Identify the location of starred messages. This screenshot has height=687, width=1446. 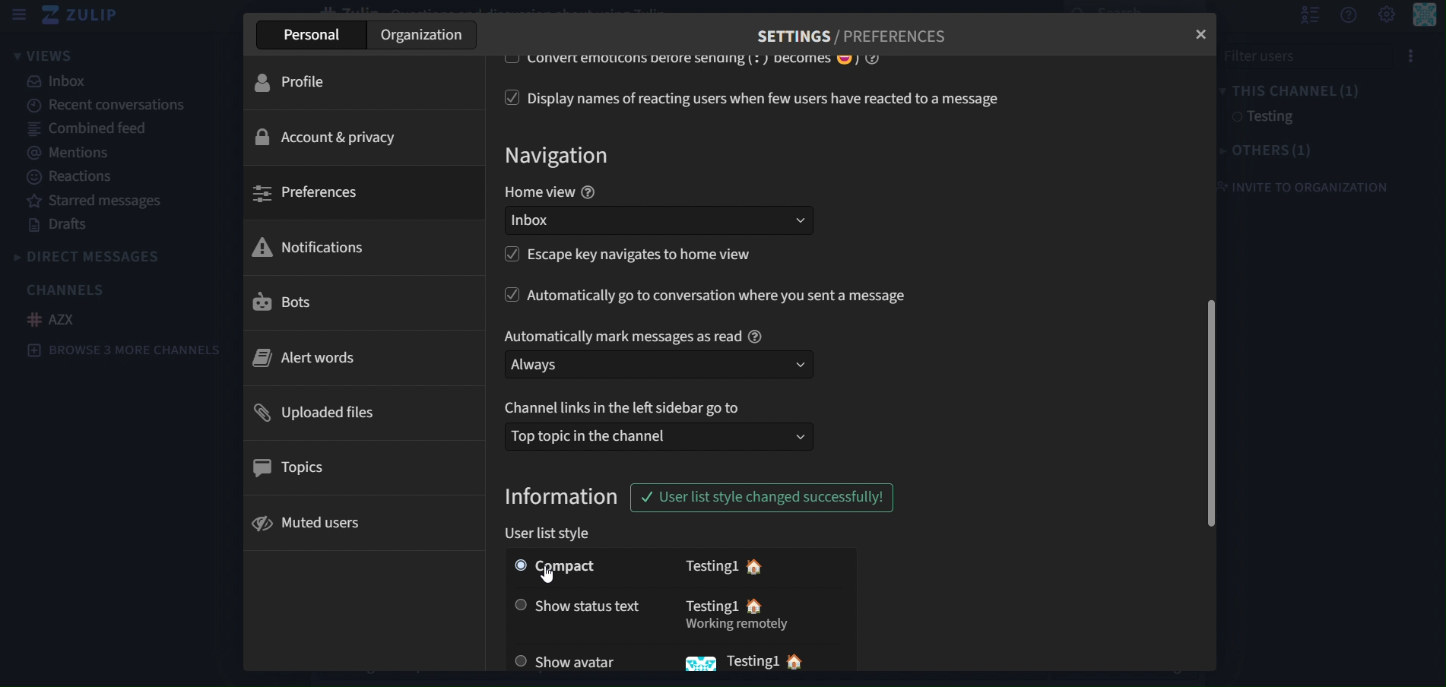
(93, 200).